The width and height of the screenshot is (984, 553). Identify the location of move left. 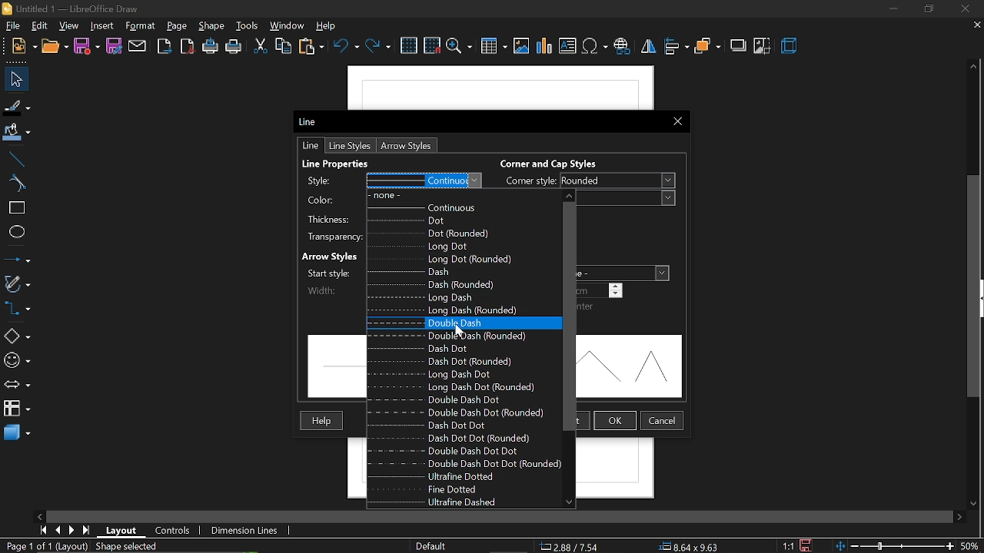
(39, 517).